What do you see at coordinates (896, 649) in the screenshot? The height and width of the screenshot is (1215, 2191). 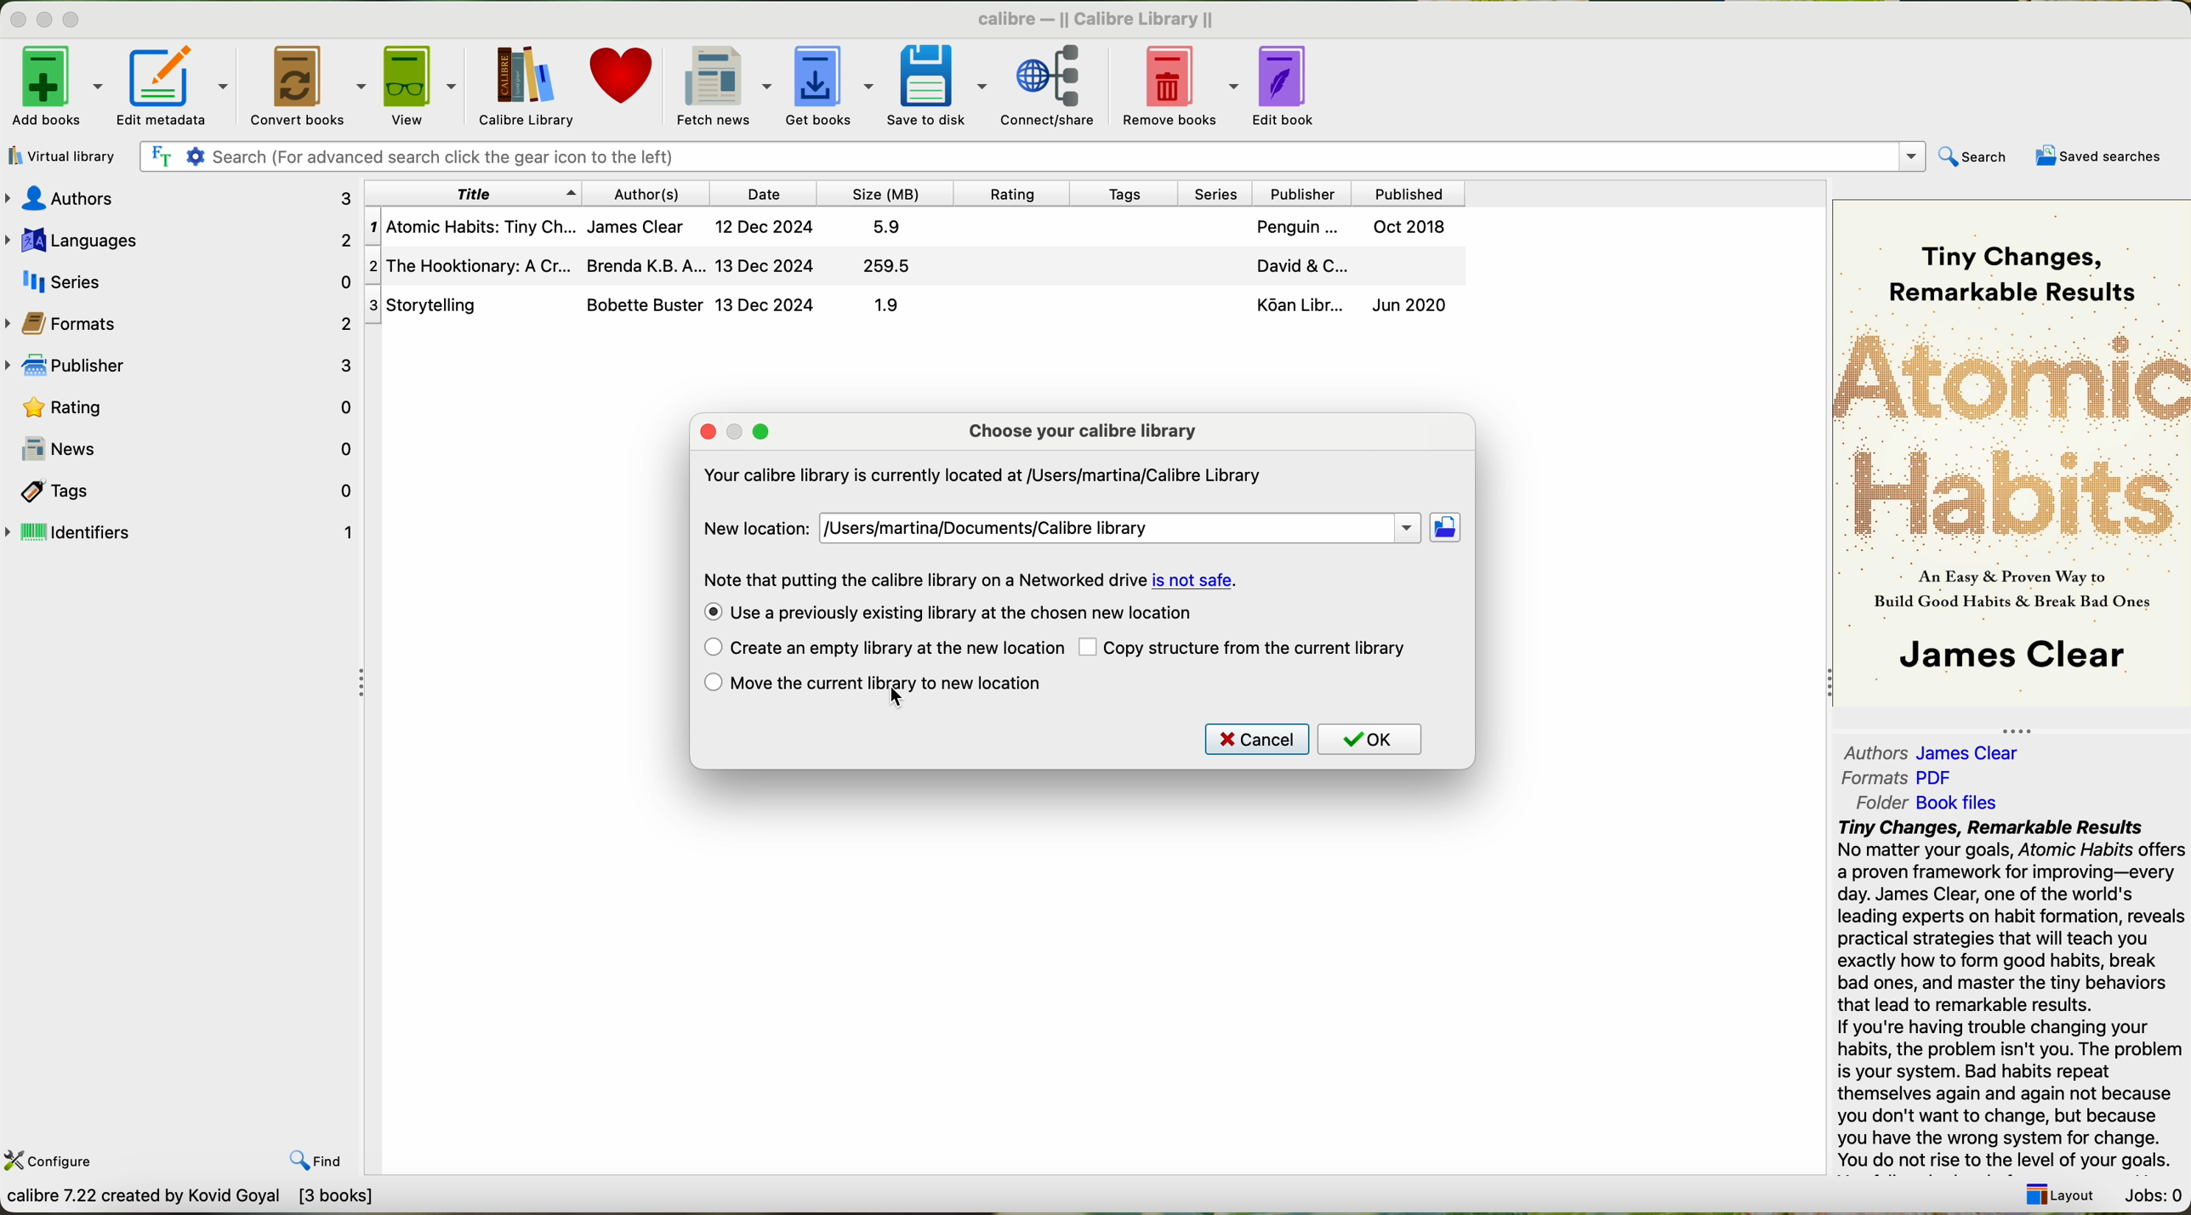 I see `create an empty library at the new location` at bounding box center [896, 649].